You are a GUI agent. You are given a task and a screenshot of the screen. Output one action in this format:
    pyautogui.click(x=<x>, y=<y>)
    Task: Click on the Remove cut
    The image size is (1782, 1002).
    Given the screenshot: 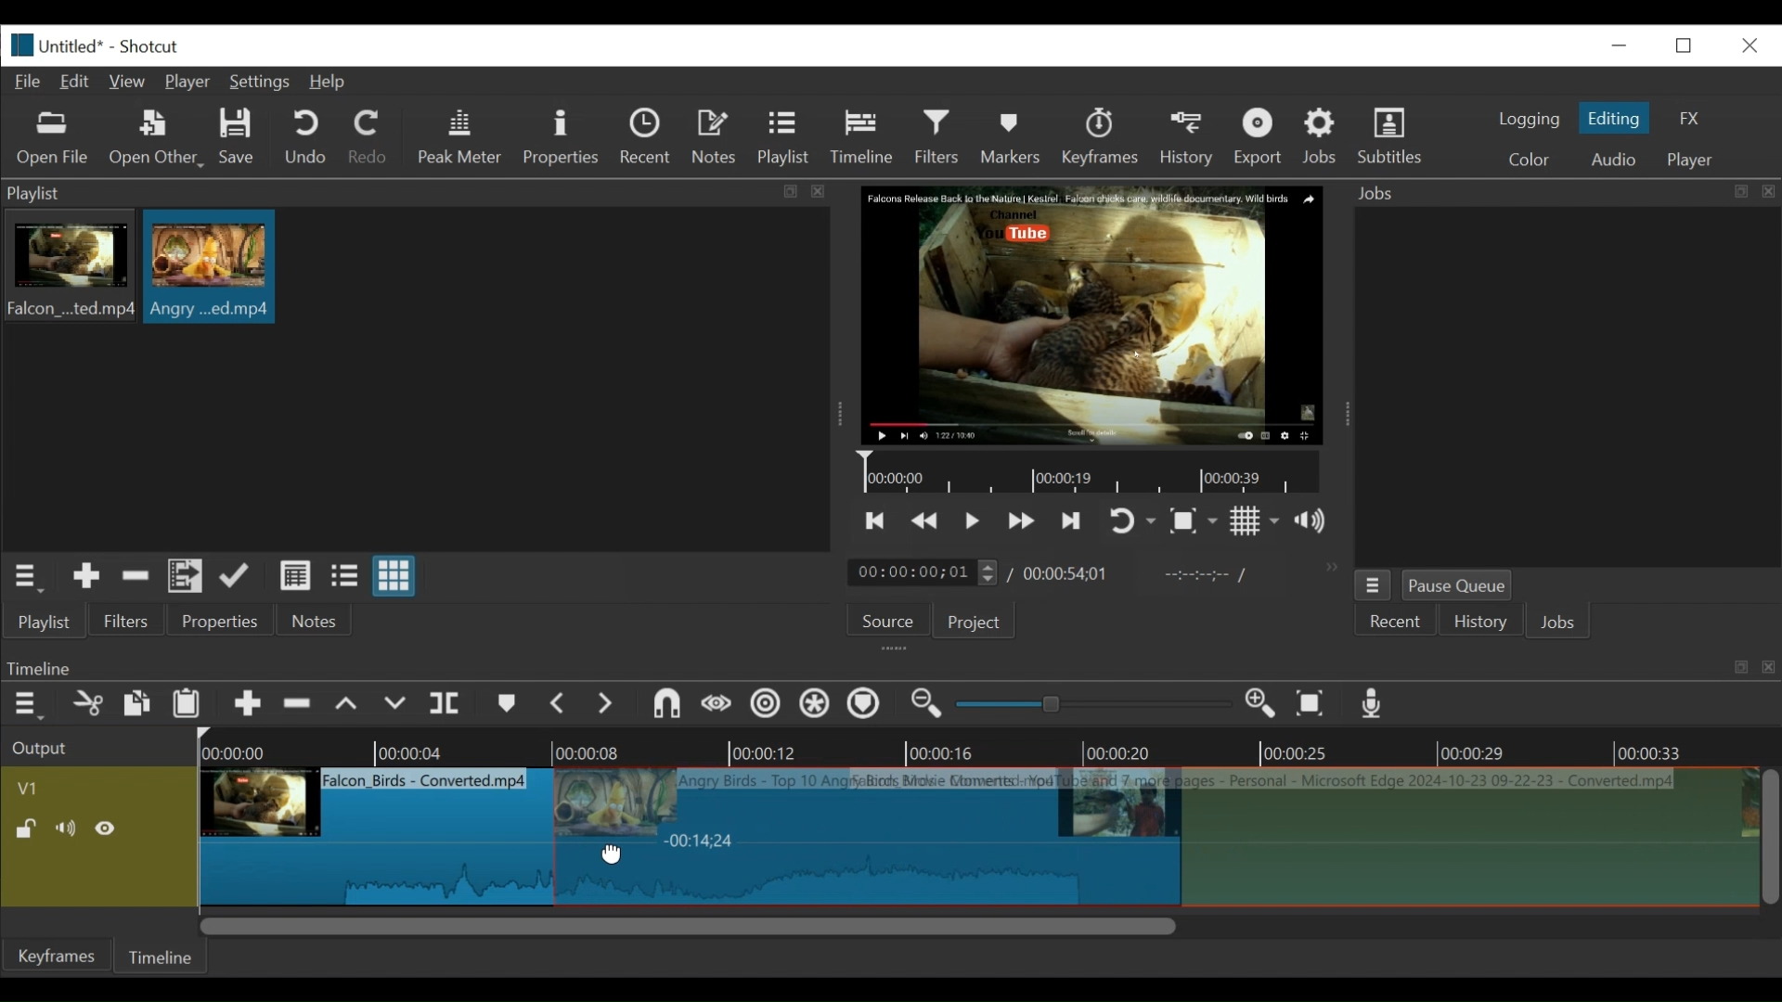 What is the action you would take?
    pyautogui.click(x=136, y=579)
    